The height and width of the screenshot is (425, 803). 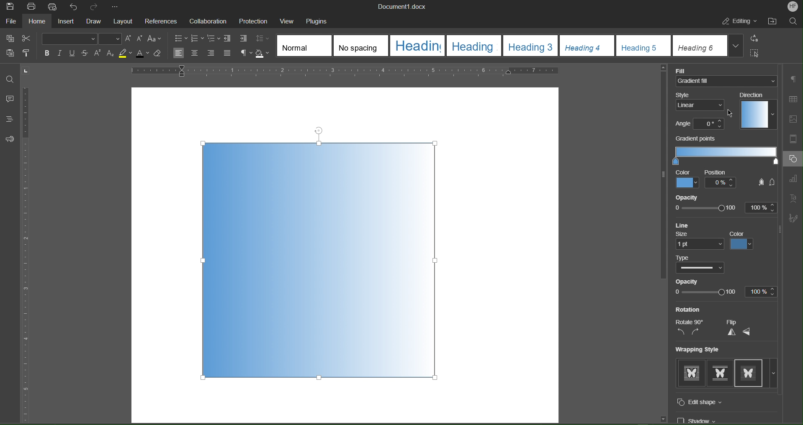 What do you see at coordinates (36, 21) in the screenshot?
I see `Home` at bounding box center [36, 21].